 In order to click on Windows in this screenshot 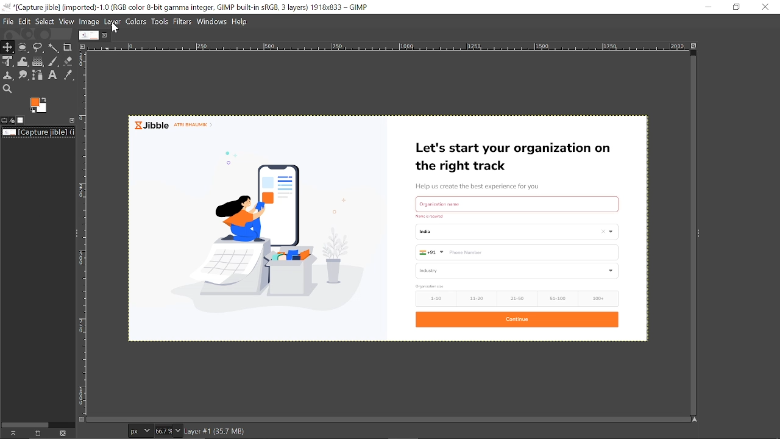, I will do `click(213, 21)`.